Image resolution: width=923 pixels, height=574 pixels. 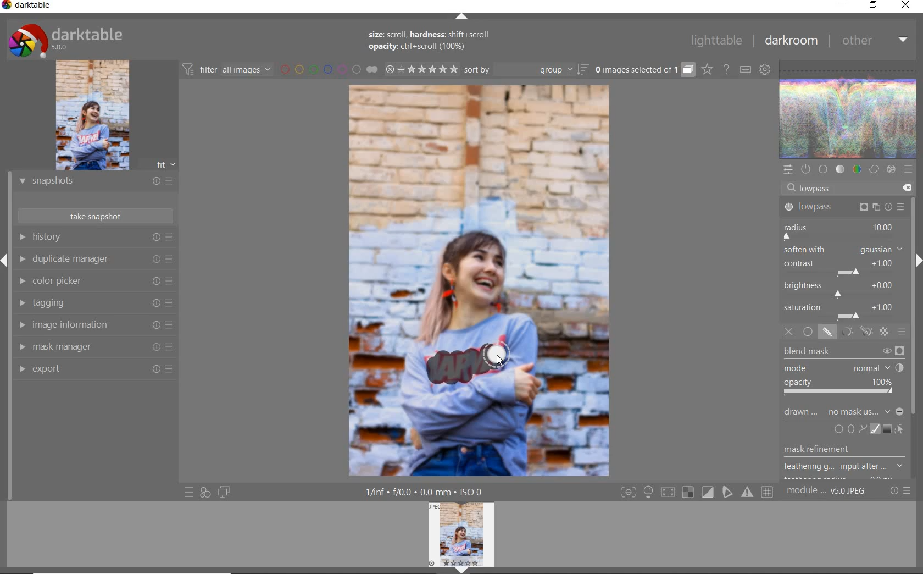 What do you see at coordinates (421, 69) in the screenshot?
I see `range ratings for selected images` at bounding box center [421, 69].